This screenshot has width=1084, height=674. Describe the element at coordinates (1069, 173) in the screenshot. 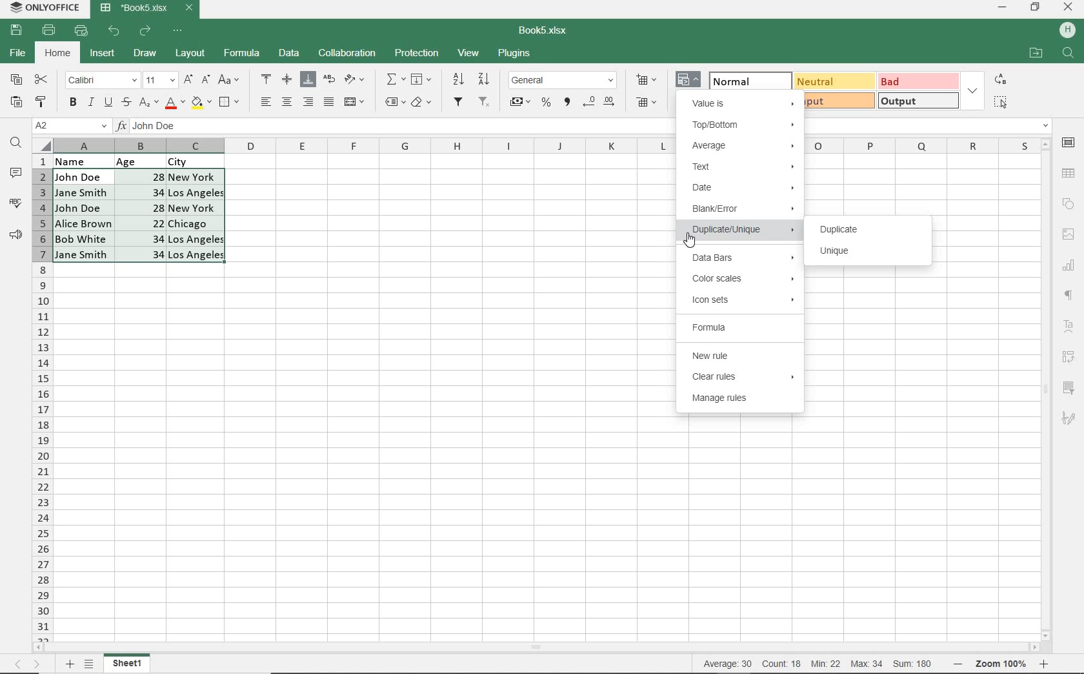

I see `TABLE` at that location.